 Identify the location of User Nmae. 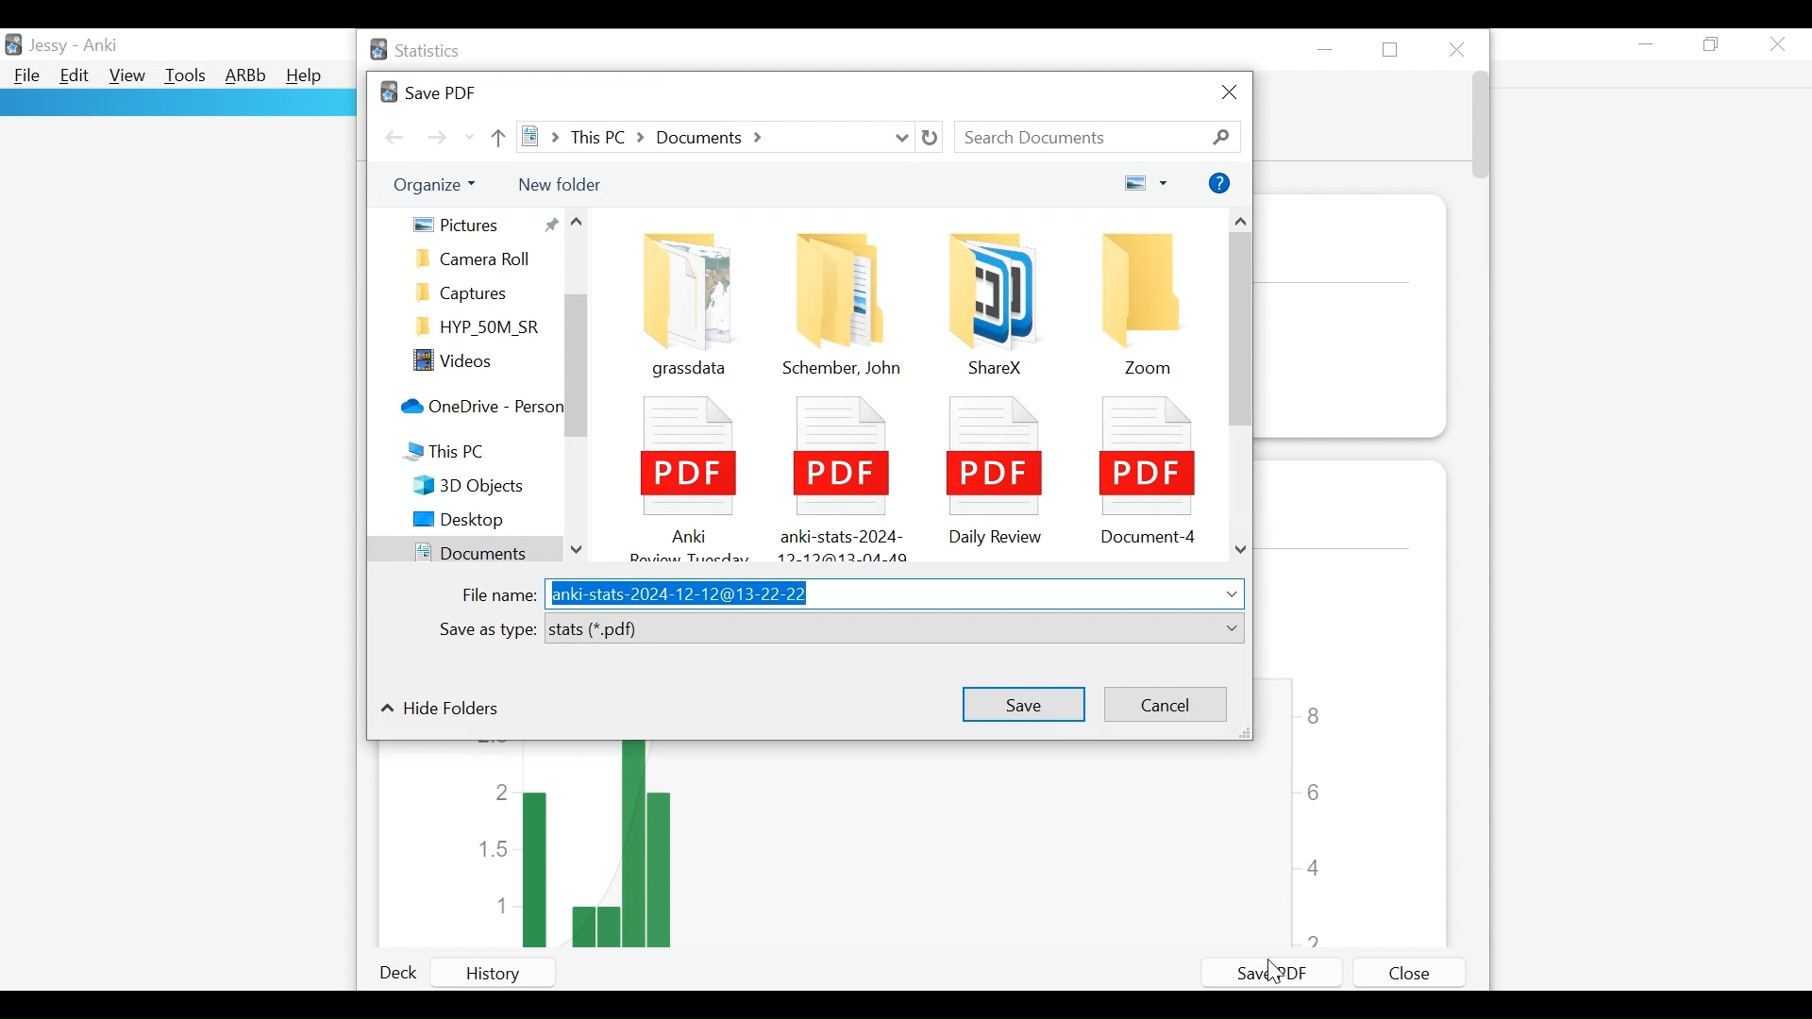
(48, 49).